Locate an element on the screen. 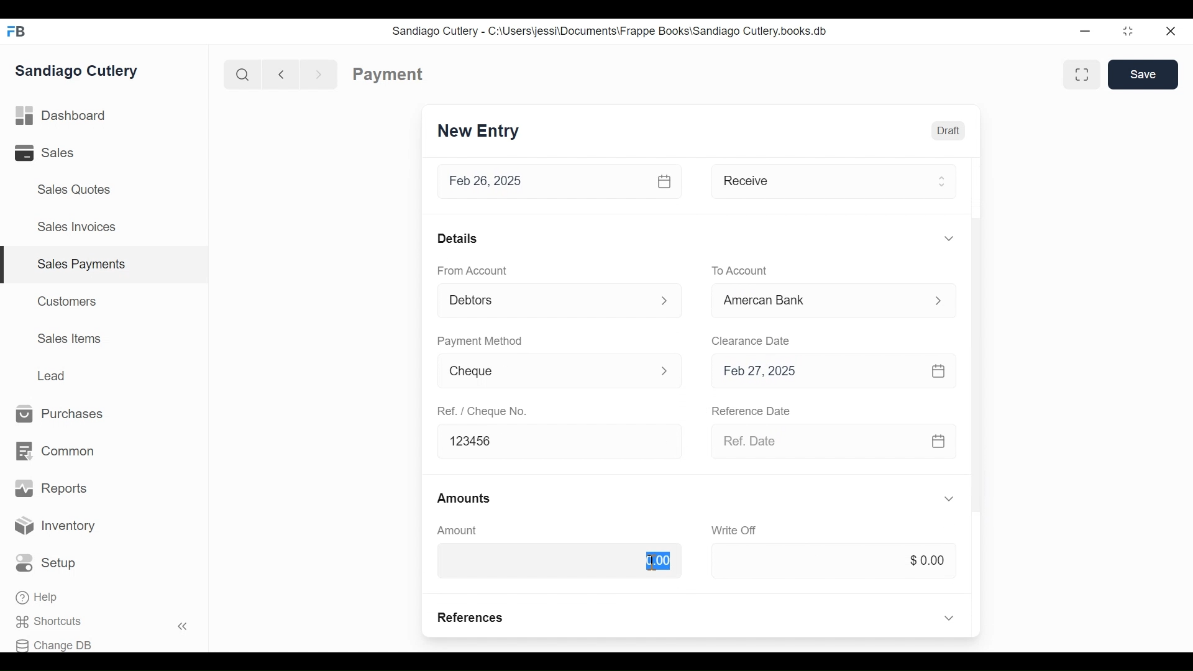  Navigate Back is located at coordinates (278, 74).